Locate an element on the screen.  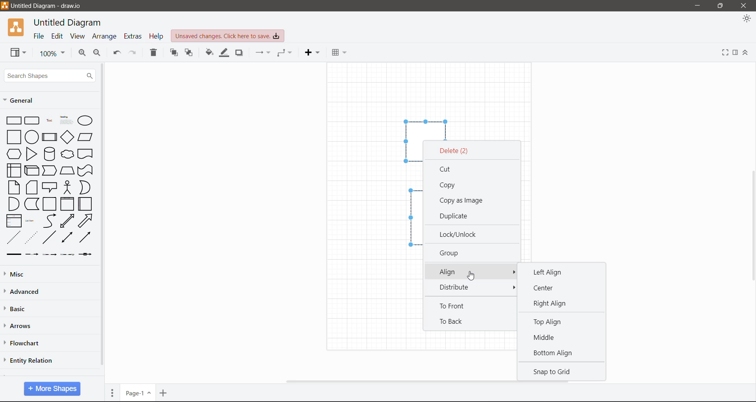
More Shapes is located at coordinates (52, 389).